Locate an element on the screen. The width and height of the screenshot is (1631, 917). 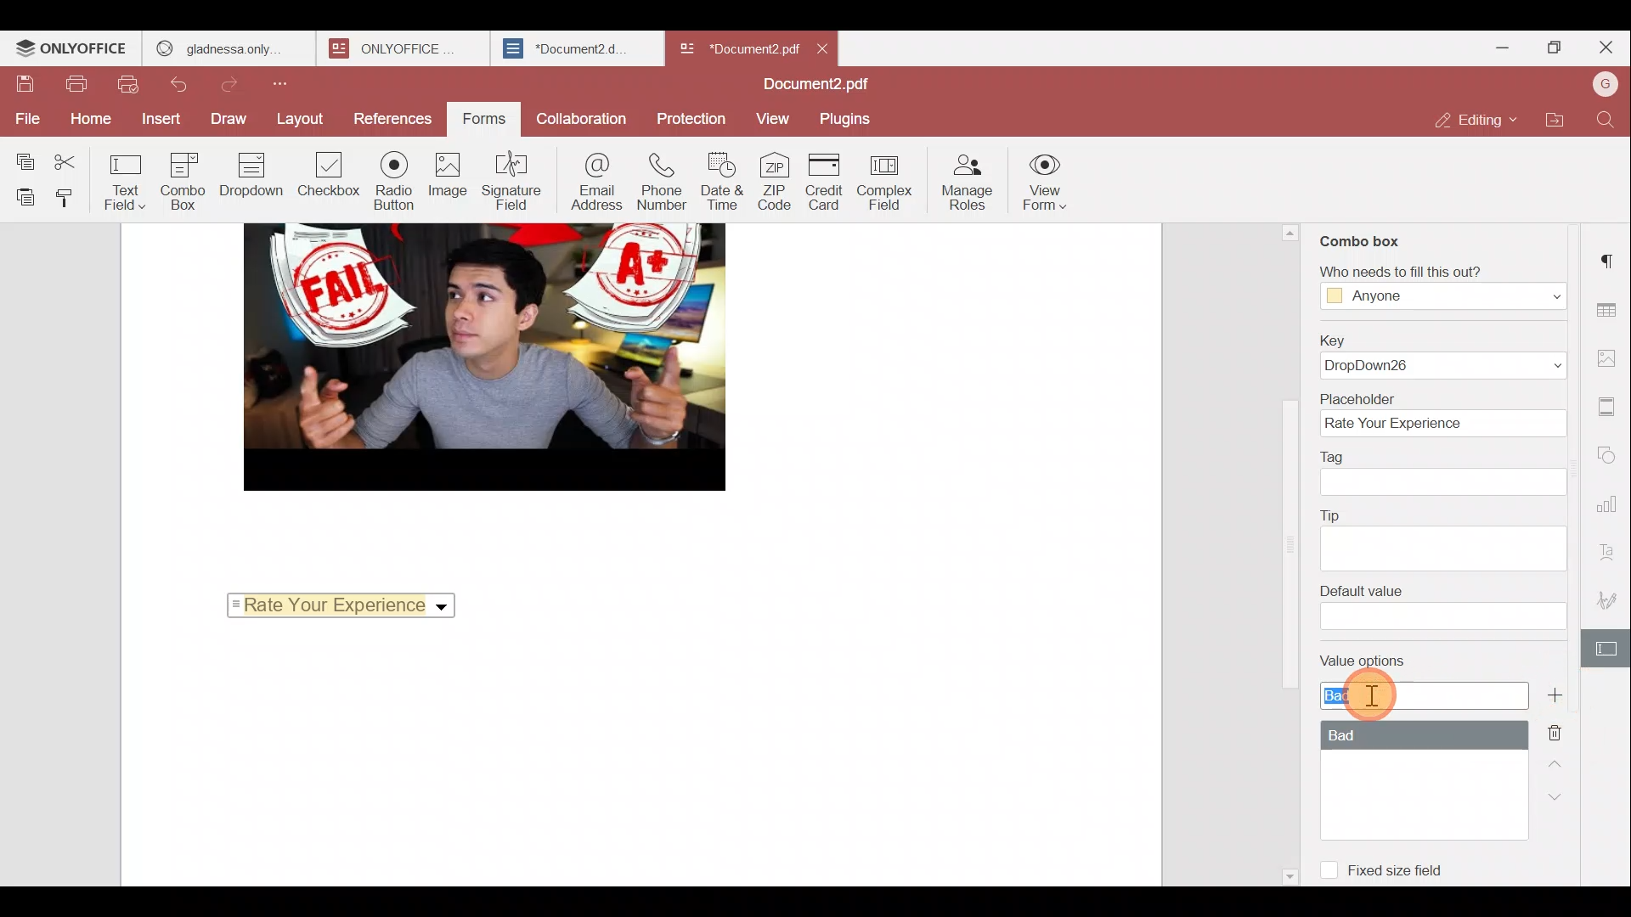
Maximize is located at coordinates (1549, 49).